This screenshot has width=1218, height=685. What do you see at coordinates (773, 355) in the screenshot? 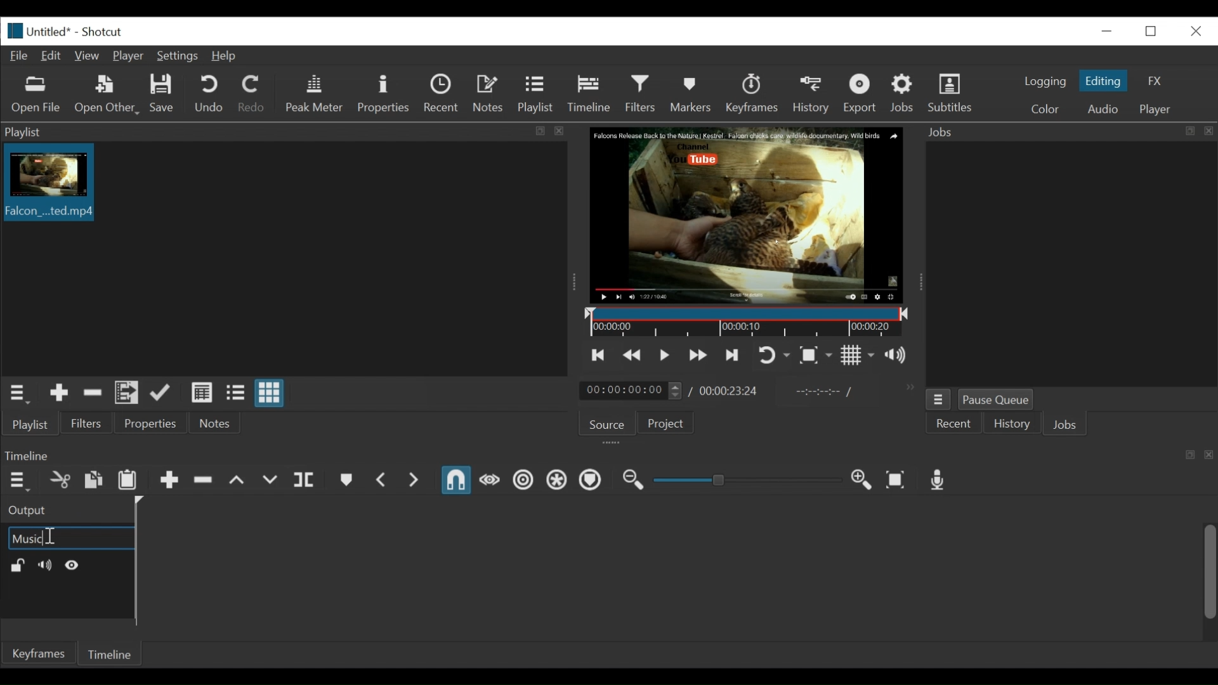
I see `Toggle Zoom` at bounding box center [773, 355].